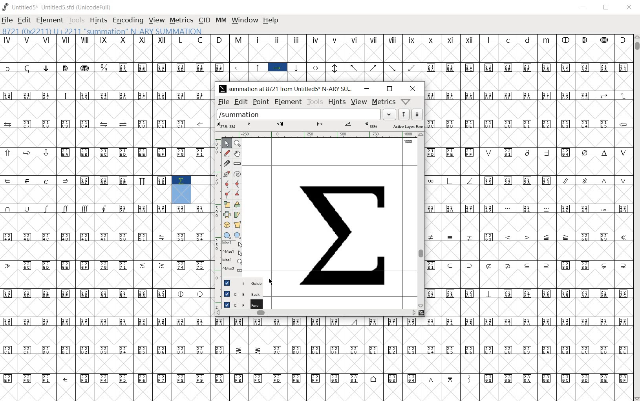 Image resolution: width=640 pixels, height=401 pixels. I want to click on close, so click(412, 89).